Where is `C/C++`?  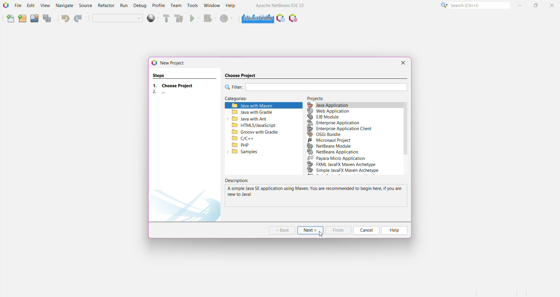 C/C++ is located at coordinates (264, 138).